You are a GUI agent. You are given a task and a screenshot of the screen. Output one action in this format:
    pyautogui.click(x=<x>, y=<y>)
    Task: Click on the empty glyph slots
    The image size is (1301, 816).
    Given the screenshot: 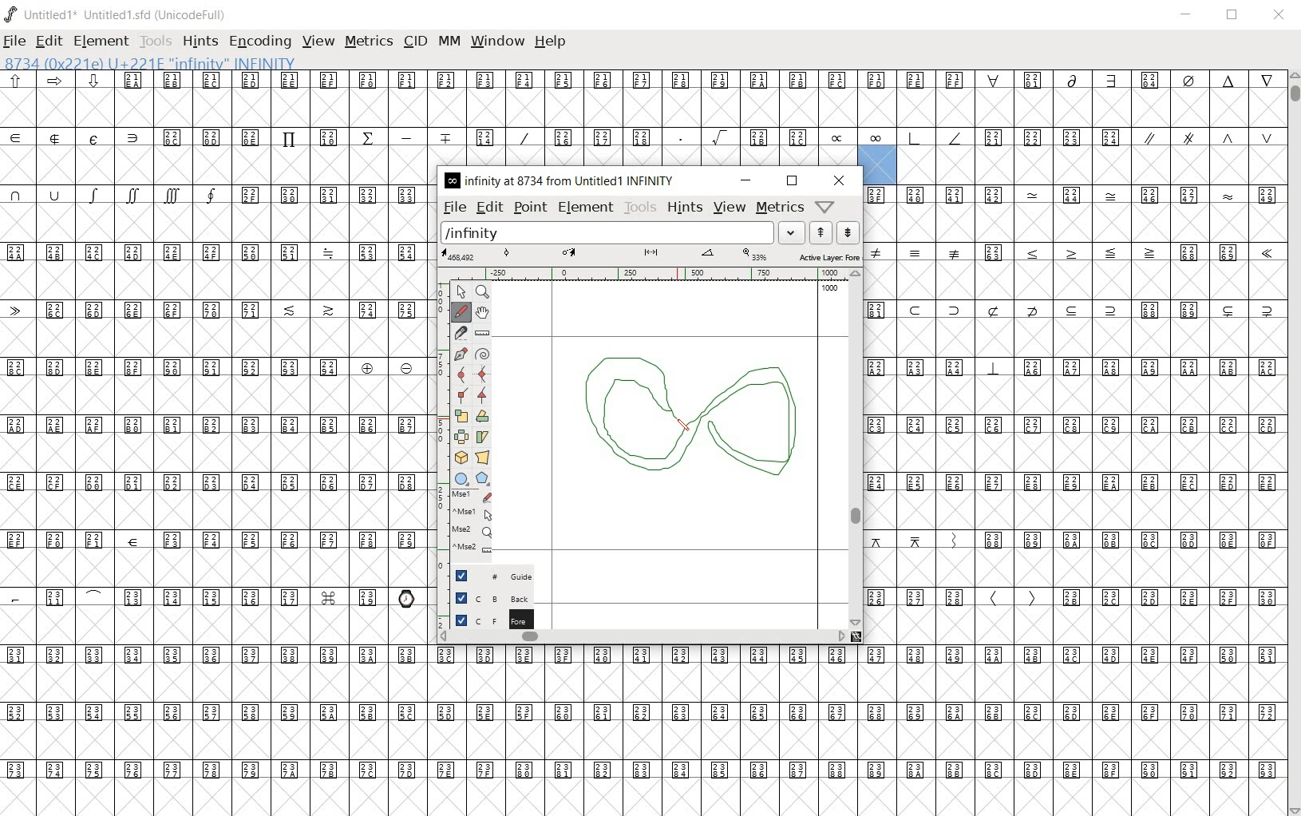 What is the action you would take?
    pyautogui.click(x=216, y=510)
    